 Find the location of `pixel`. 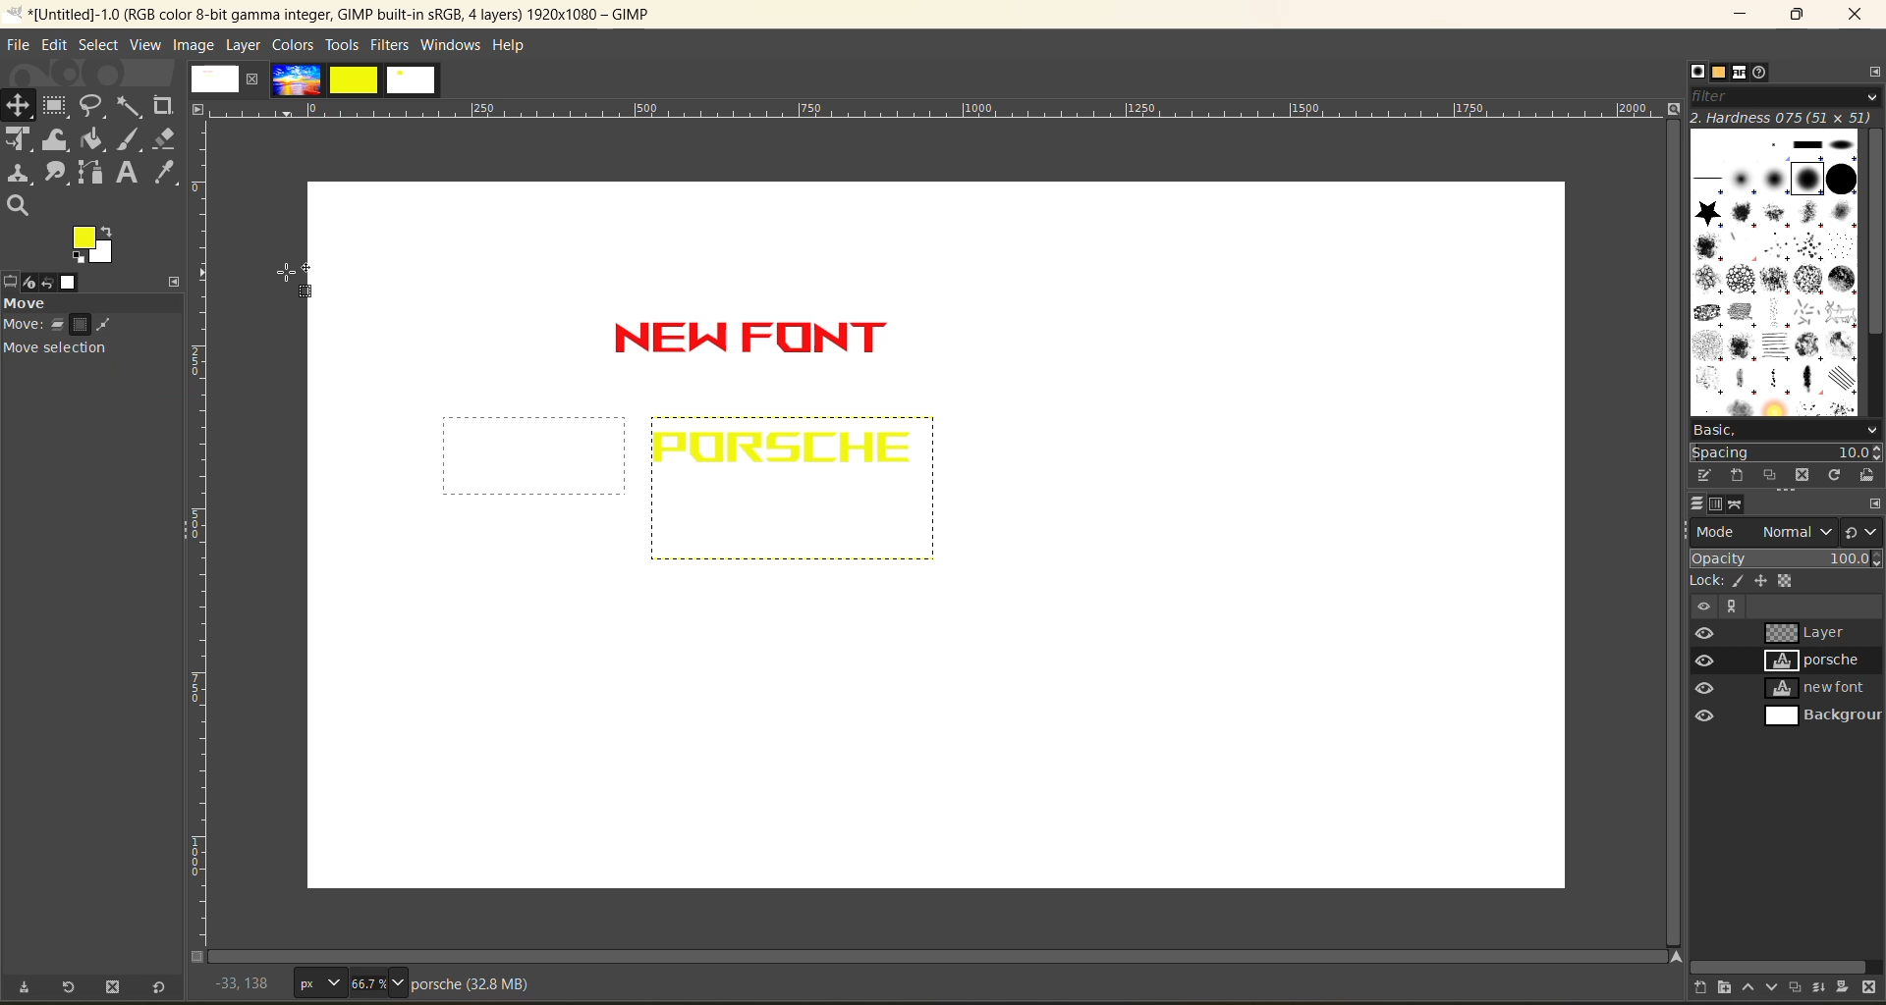

pixel is located at coordinates (1738, 582).